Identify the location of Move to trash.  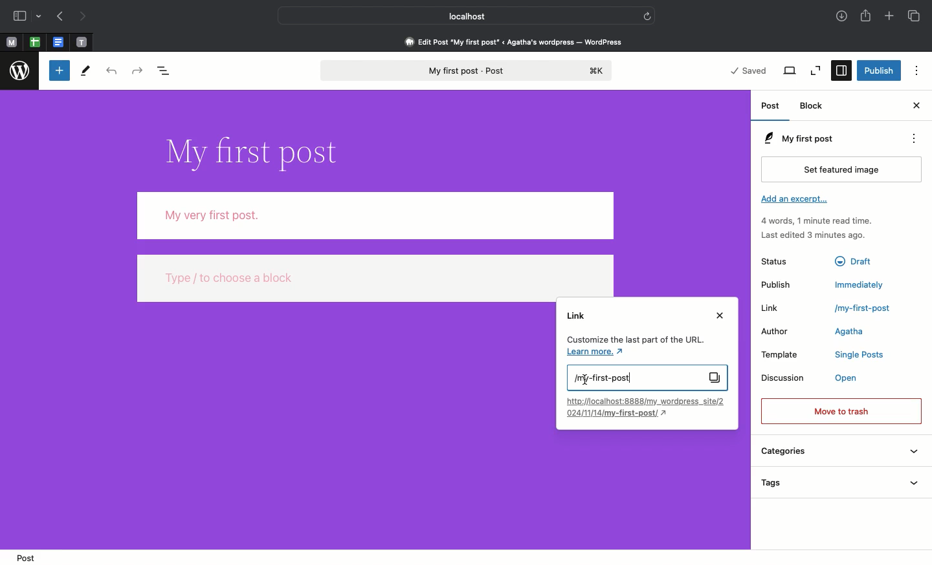
(841, 412).